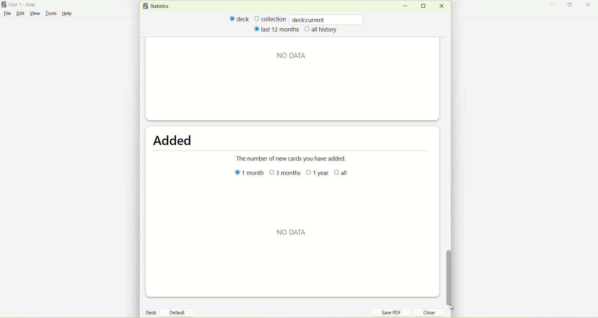 This screenshot has width=598, height=318. What do you see at coordinates (425, 6) in the screenshot?
I see `maximize` at bounding box center [425, 6].